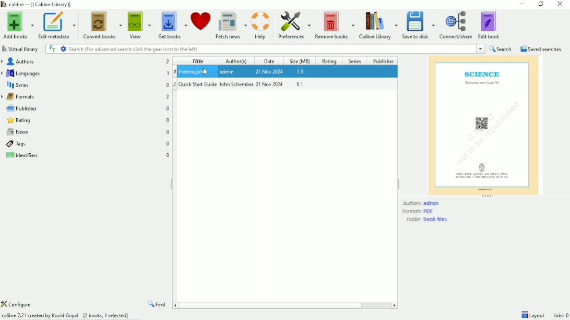 The width and height of the screenshot is (570, 320). Describe the element at coordinates (4, 5) in the screenshot. I see `logo` at that location.